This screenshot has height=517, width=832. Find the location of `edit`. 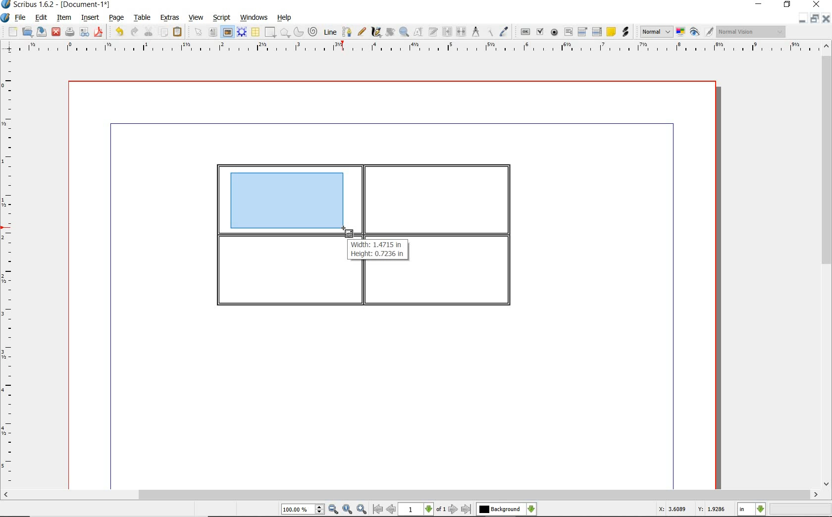

edit is located at coordinates (40, 18).